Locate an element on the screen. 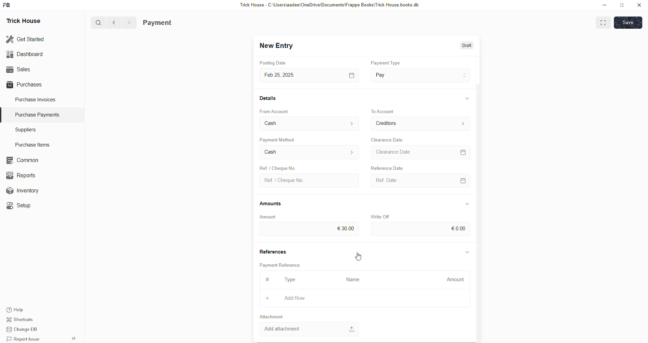 Image resolution: width=648 pixels, height=343 pixels. Write Off is located at coordinates (379, 216).